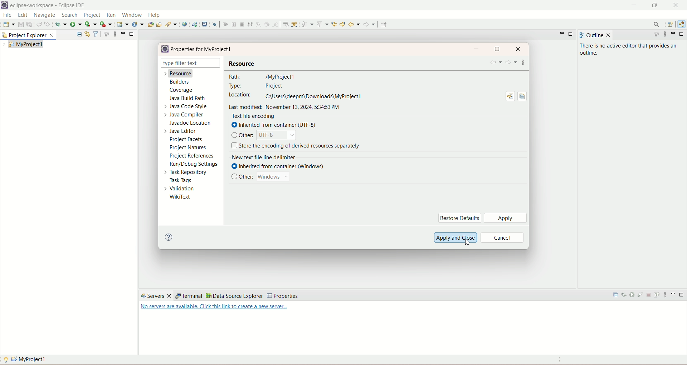 This screenshot has height=365, width=687. Describe the element at coordinates (460, 218) in the screenshot. I see `restore defaults` at that location.